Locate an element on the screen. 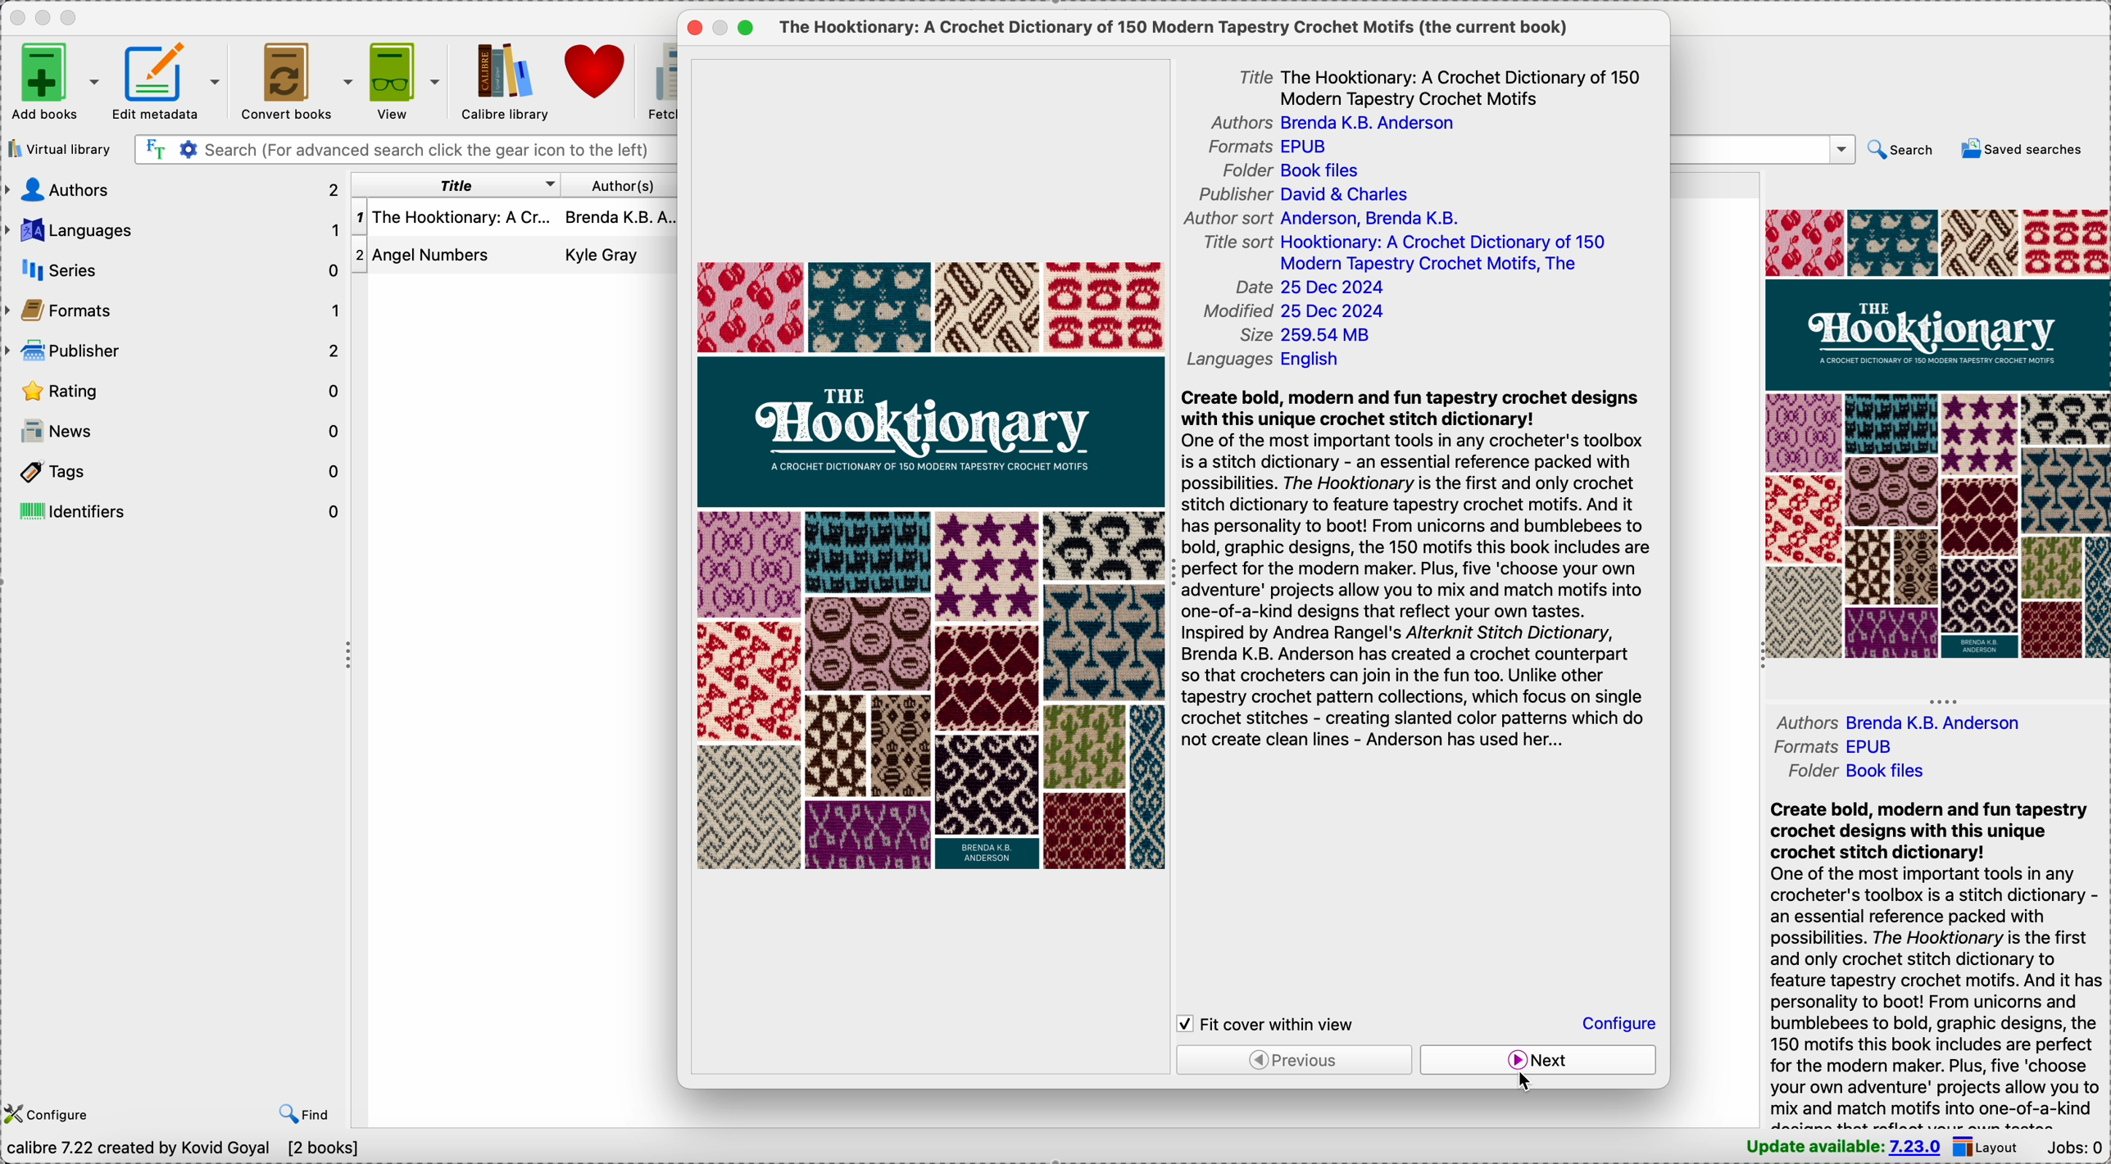  formats is located at coordinates (1273, 147).